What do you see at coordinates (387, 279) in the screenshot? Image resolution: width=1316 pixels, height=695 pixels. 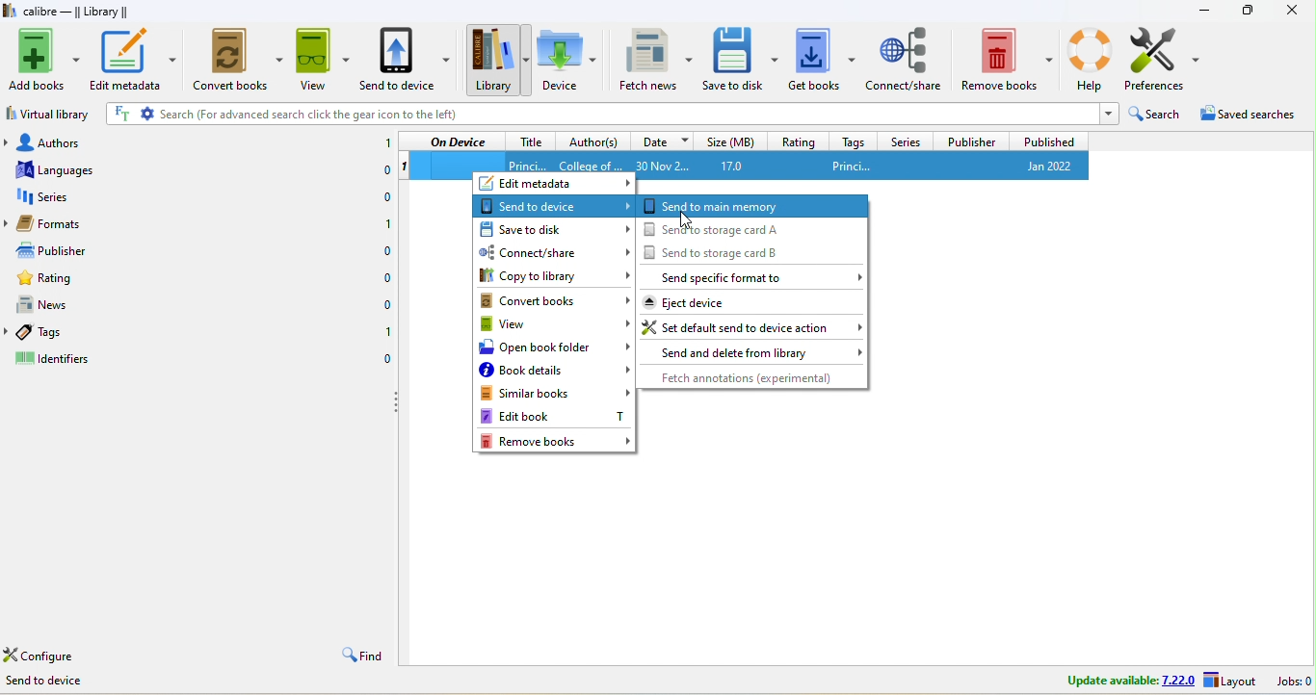 I see `0` at bounding box center [387, 279].